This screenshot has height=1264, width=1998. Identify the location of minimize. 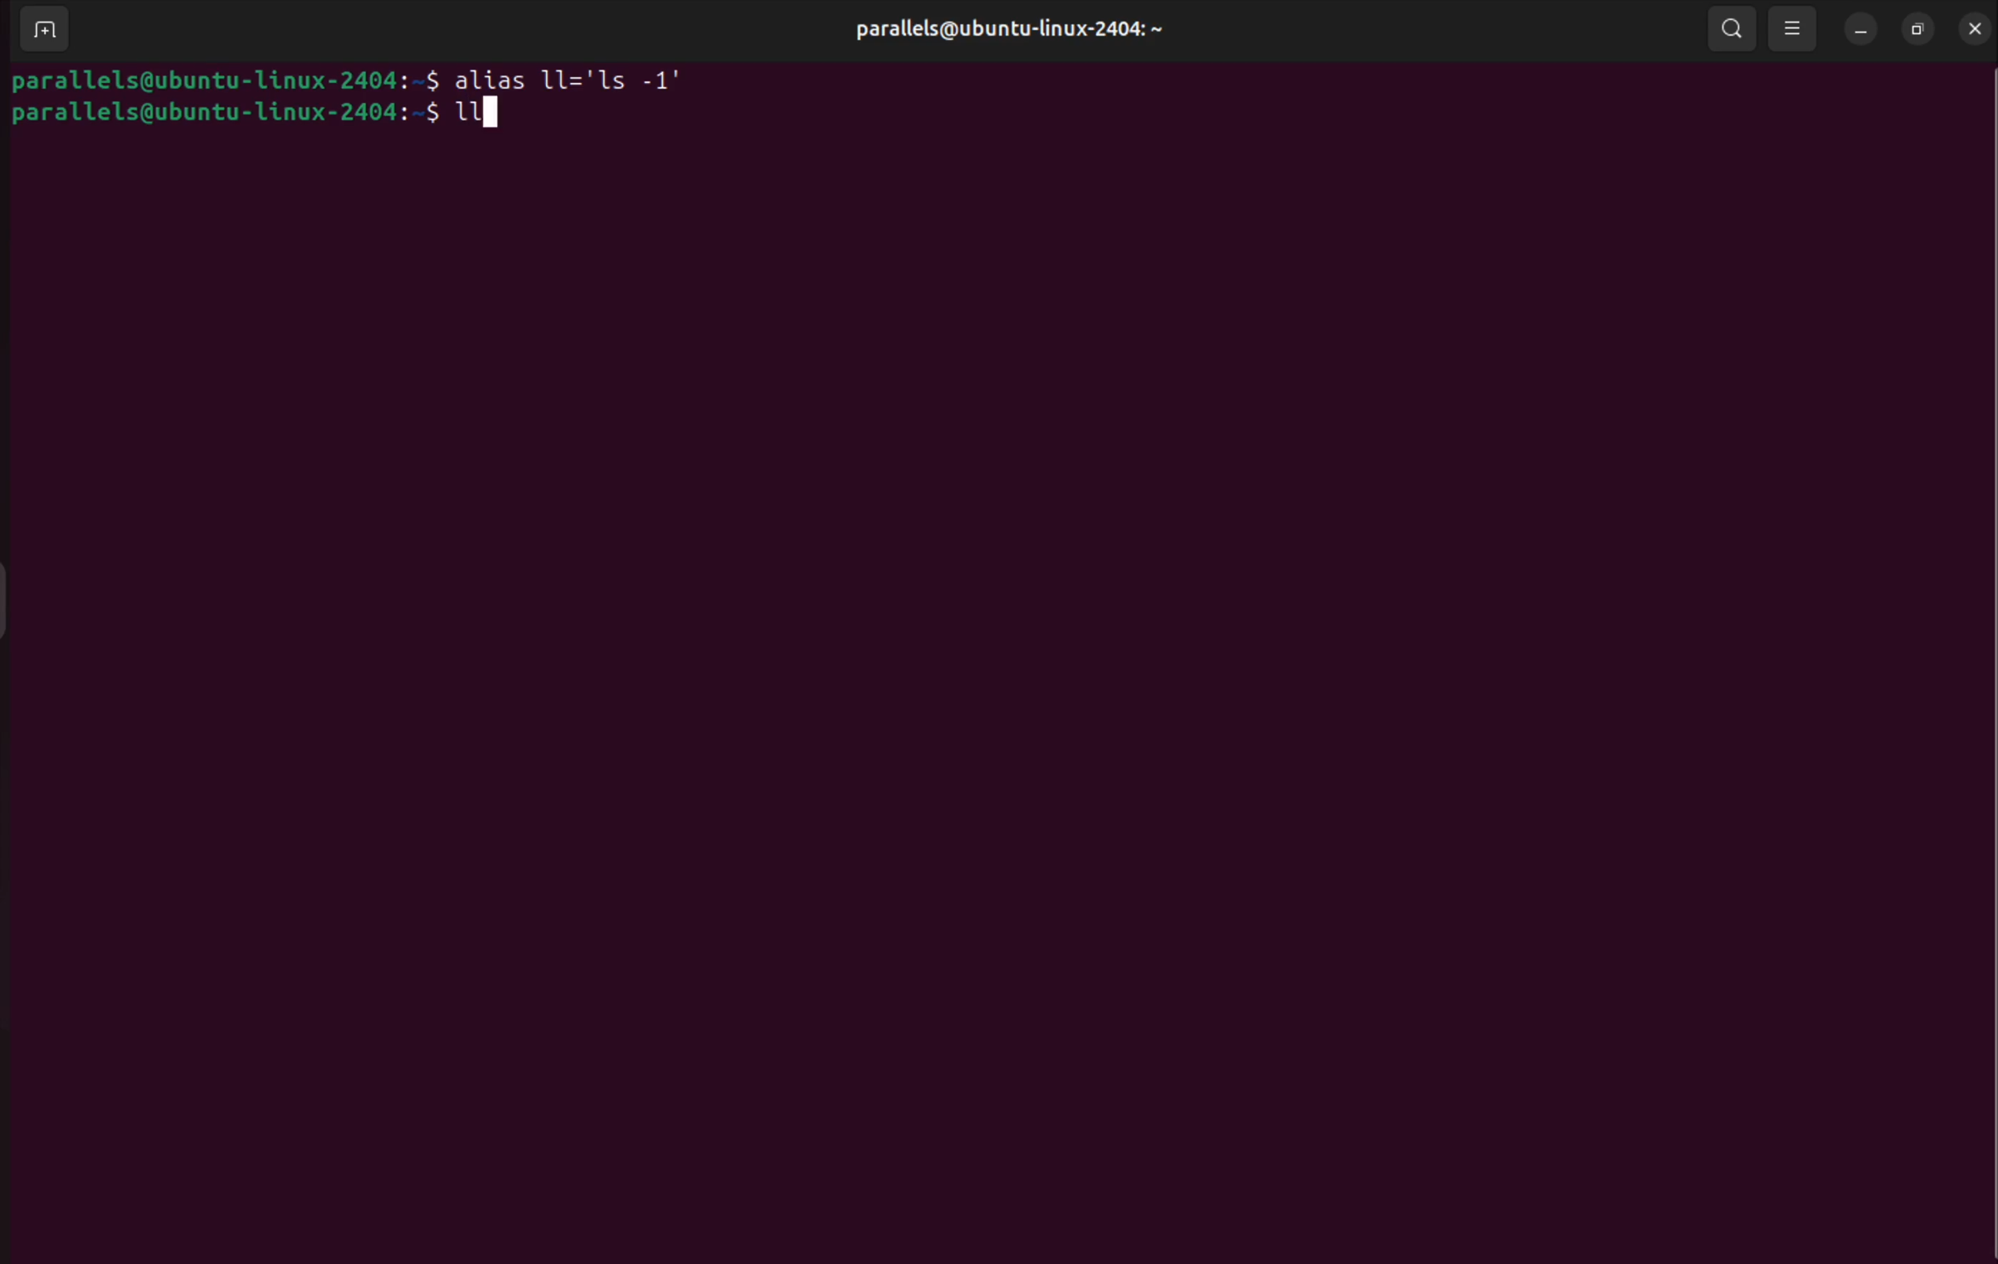
(1862, 32).